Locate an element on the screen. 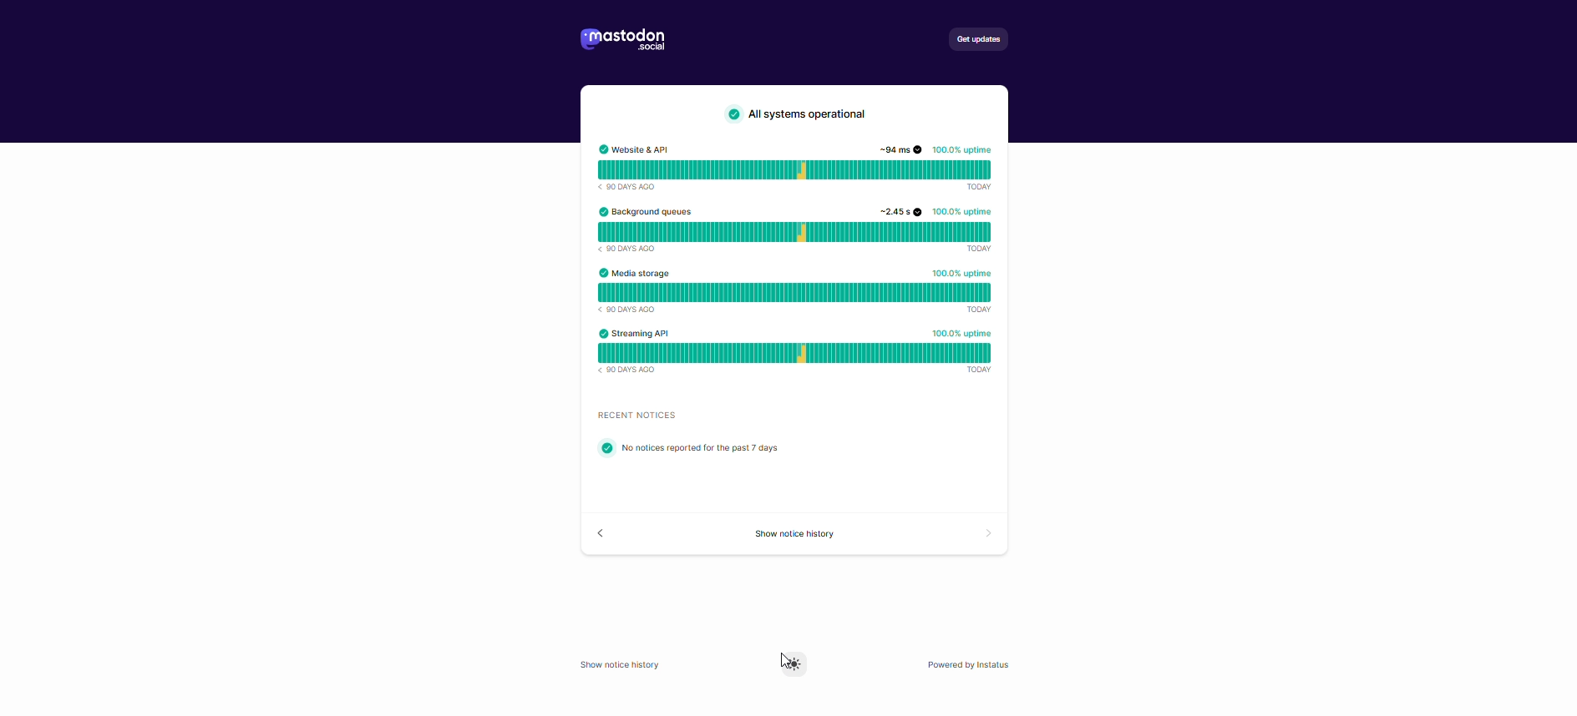 Image resolution: width=1577 pixels, height=716 pixels. text is located at coordinates (697, 436).